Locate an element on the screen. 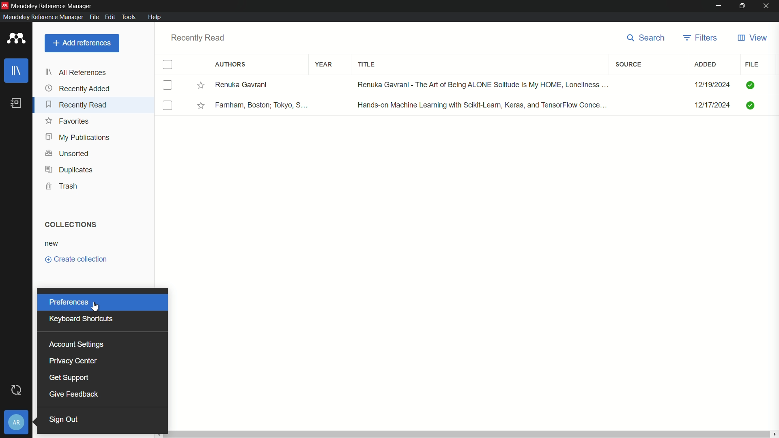 The height and width of the screenshot is (438, 779). search is located at coordinates (646, 39).